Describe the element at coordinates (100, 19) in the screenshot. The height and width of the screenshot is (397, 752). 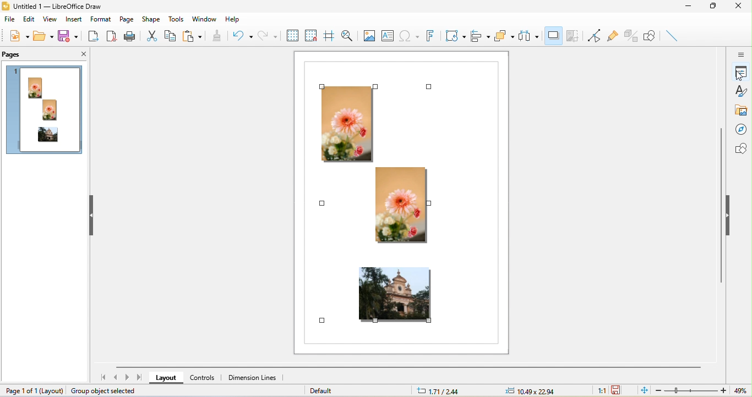
I see `format` at that location.